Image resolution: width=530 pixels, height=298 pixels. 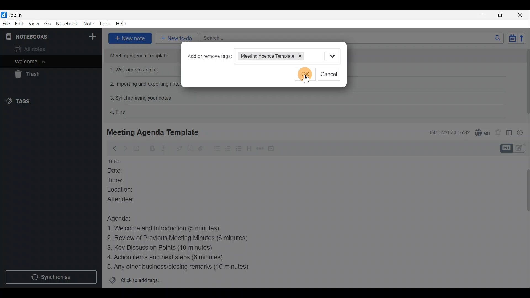 What do you see at coordinates (162, 248) in the screenshot?
I see `Key Discussion Points (10 minutes)` at bounding box center [162, 248].